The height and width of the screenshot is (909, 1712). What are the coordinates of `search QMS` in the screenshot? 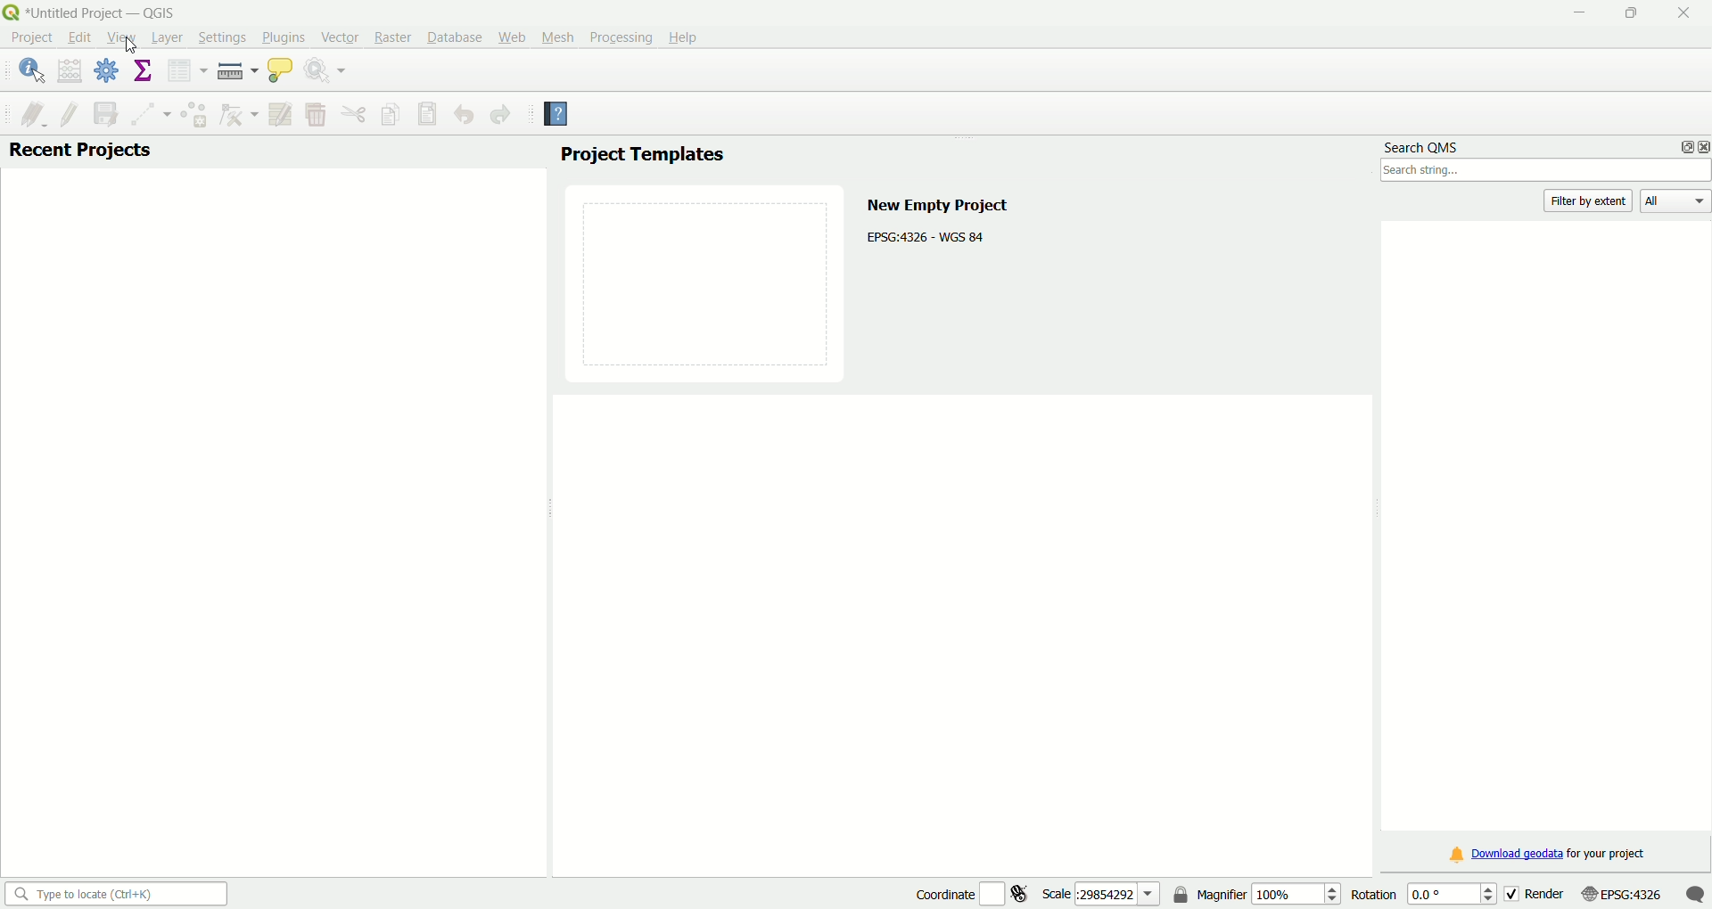 It's located at (1424, 143).